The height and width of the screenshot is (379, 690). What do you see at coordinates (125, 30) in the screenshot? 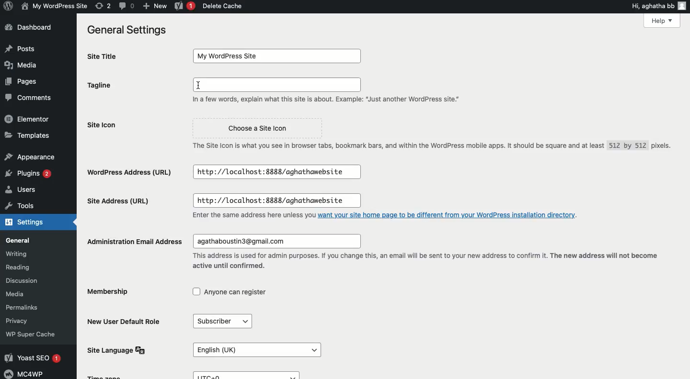
I see `General settings` at bounding box center [125, 30].